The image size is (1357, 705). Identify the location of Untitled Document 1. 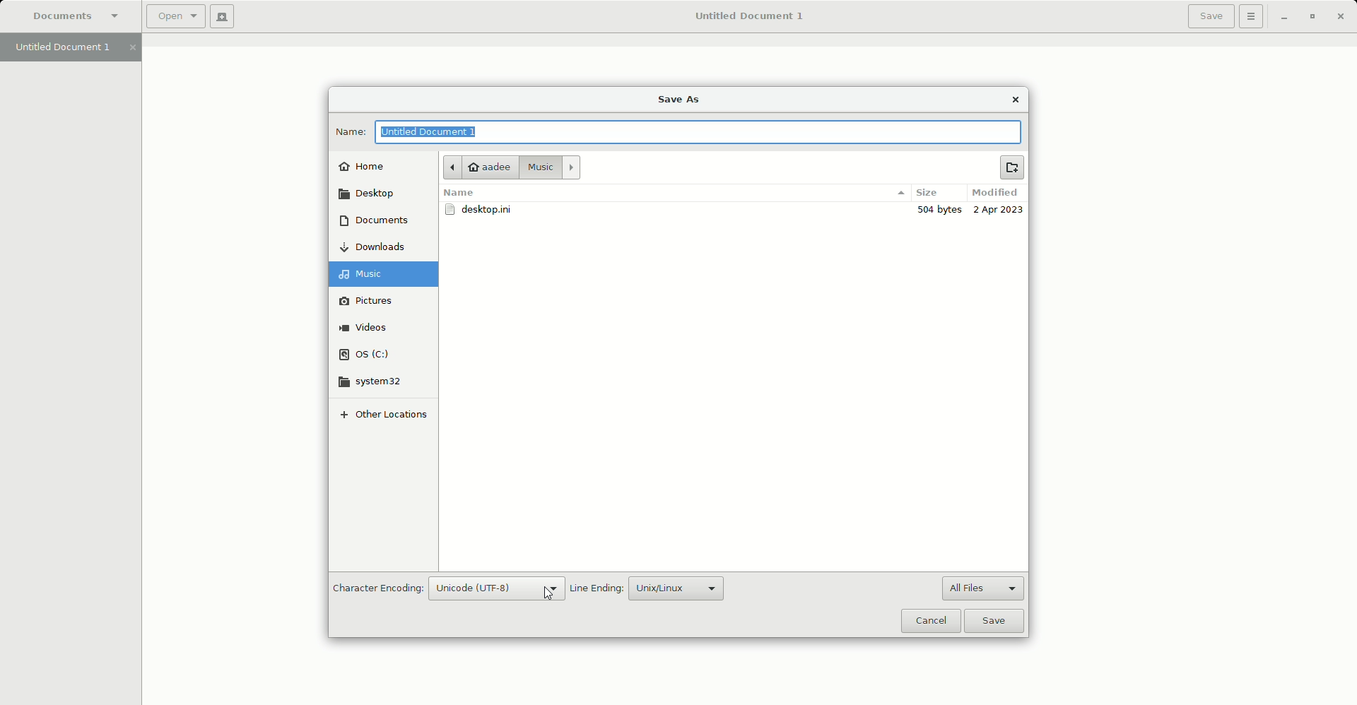
(749, 17).